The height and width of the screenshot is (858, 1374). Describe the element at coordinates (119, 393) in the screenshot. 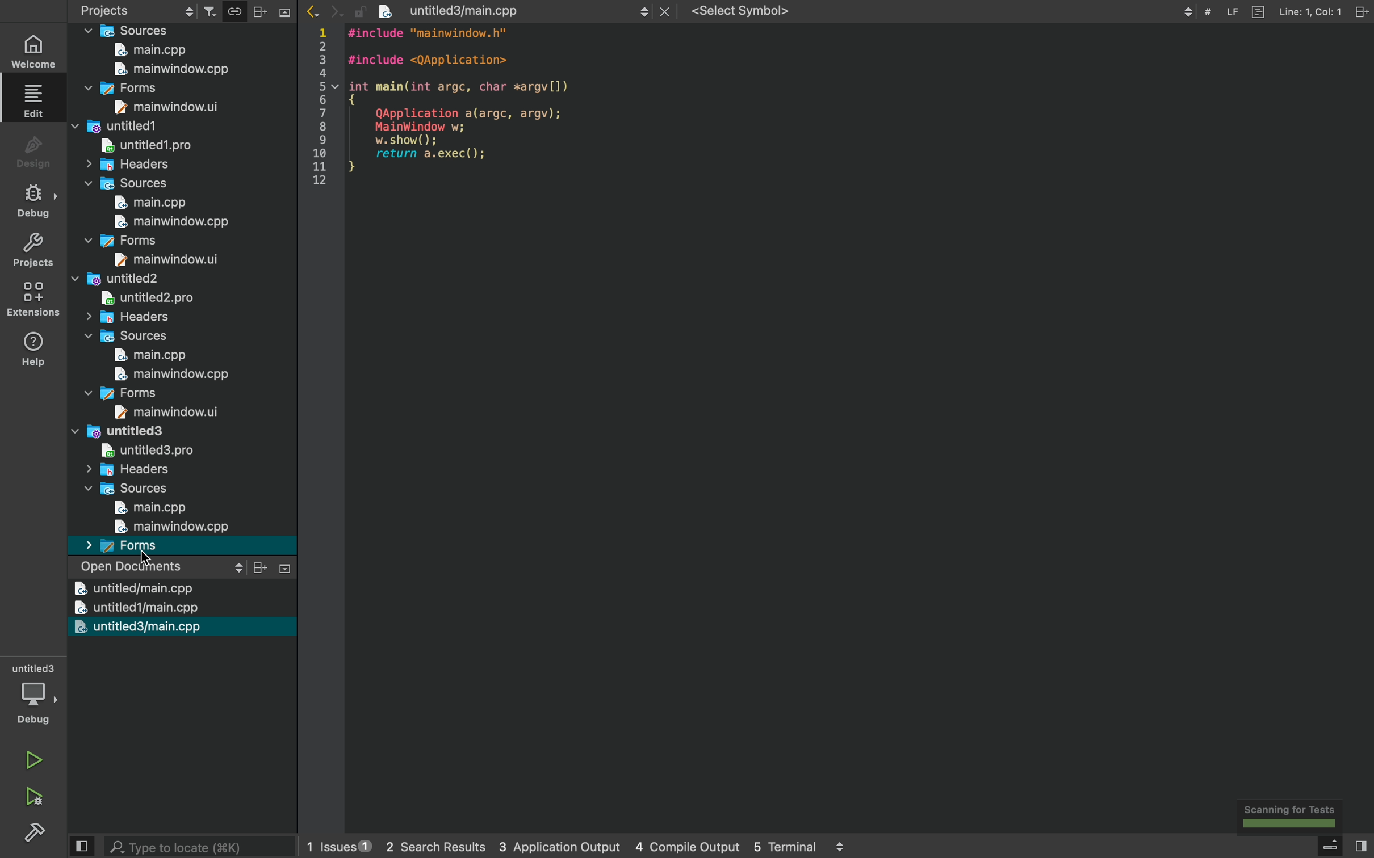

I see `Forms` at that location.